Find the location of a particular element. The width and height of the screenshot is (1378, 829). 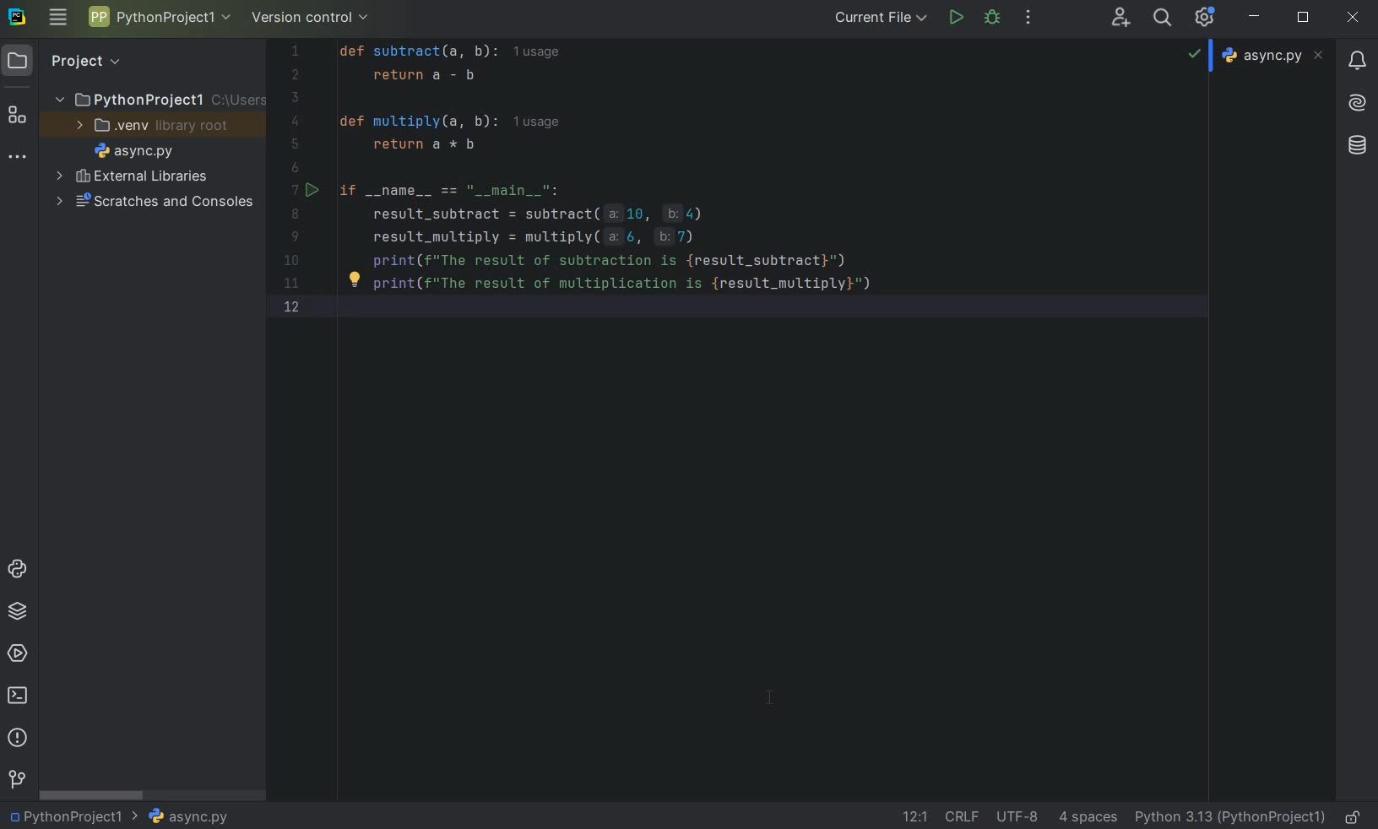

RUN is located at coordinates (958, 19).